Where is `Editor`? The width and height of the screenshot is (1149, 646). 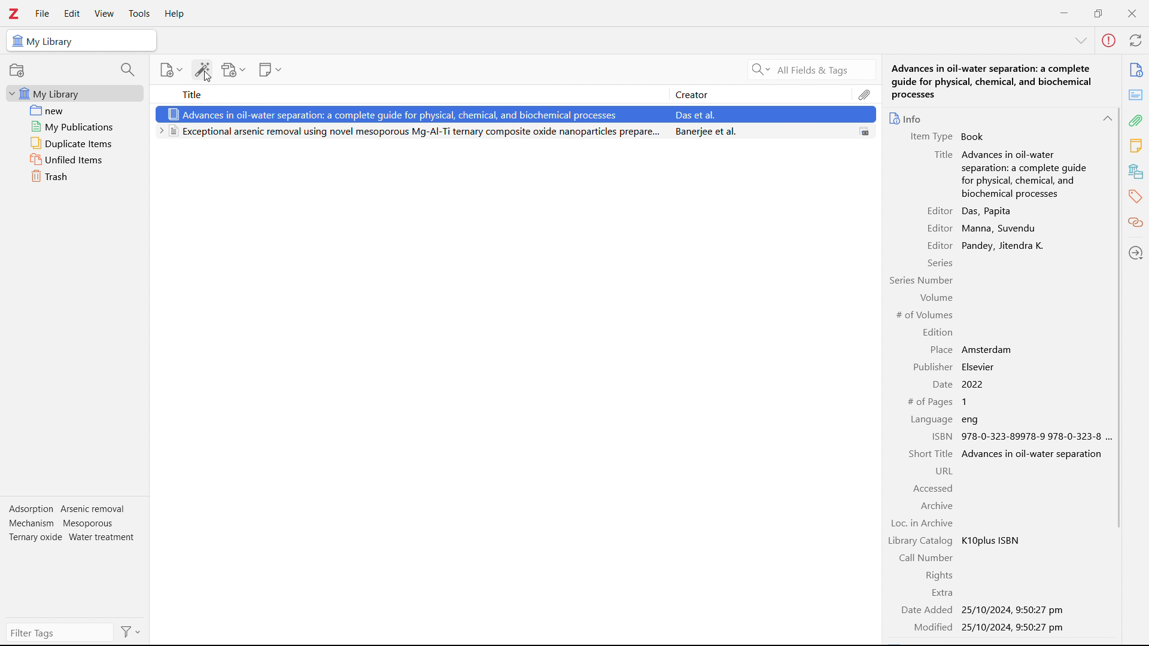
Editor is located at coordinates (937, 245).